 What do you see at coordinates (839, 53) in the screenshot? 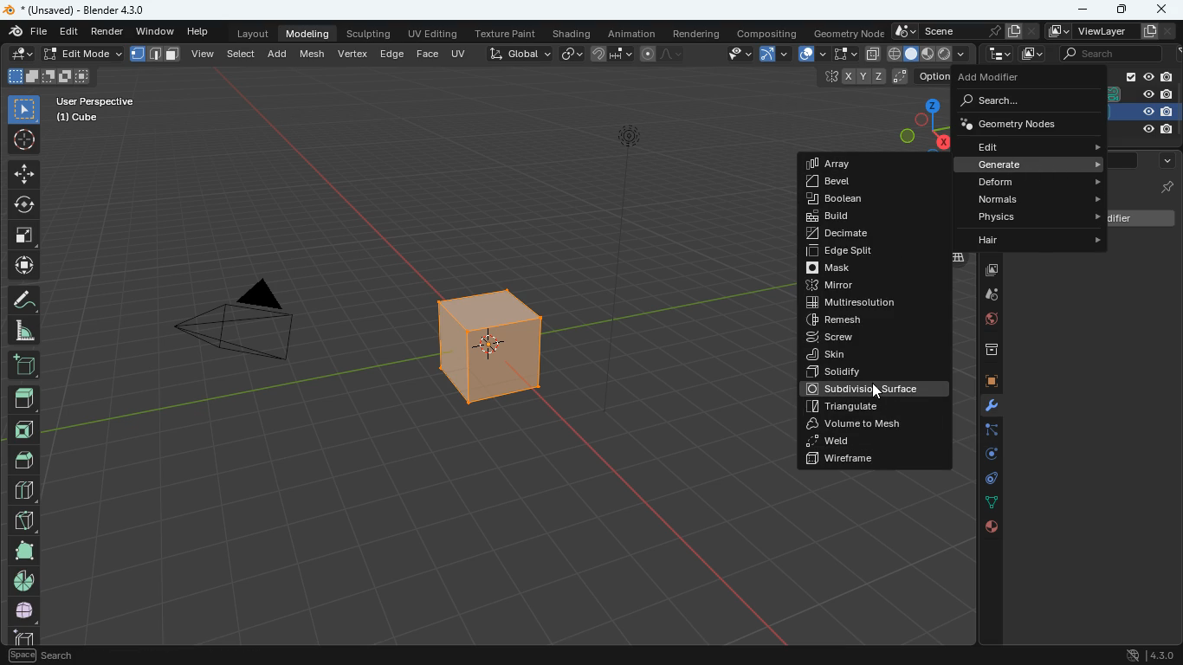
I see `fullscreen` at bounding box center [839, 53].